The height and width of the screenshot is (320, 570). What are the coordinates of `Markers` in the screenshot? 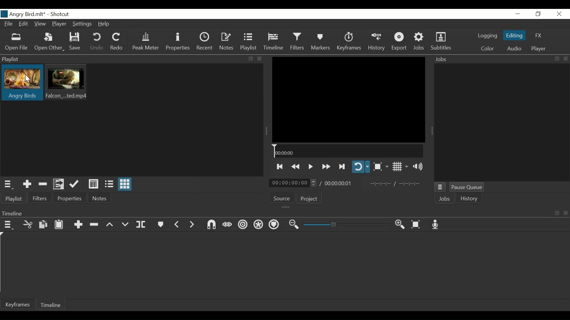 It's located at (161, 224).